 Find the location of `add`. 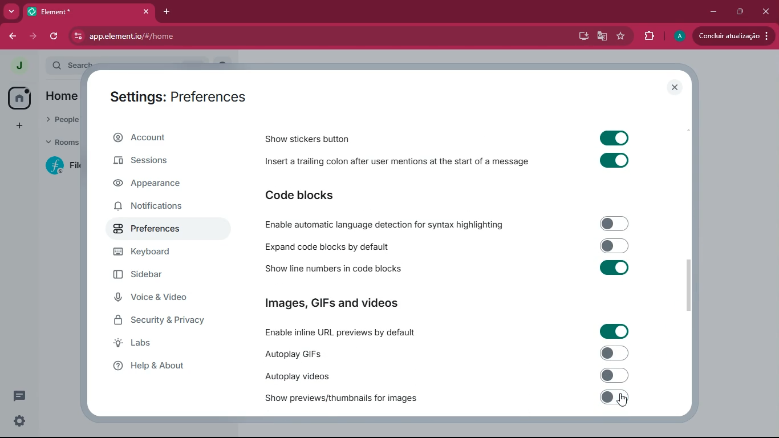

add is located at coordinates (21, 126).